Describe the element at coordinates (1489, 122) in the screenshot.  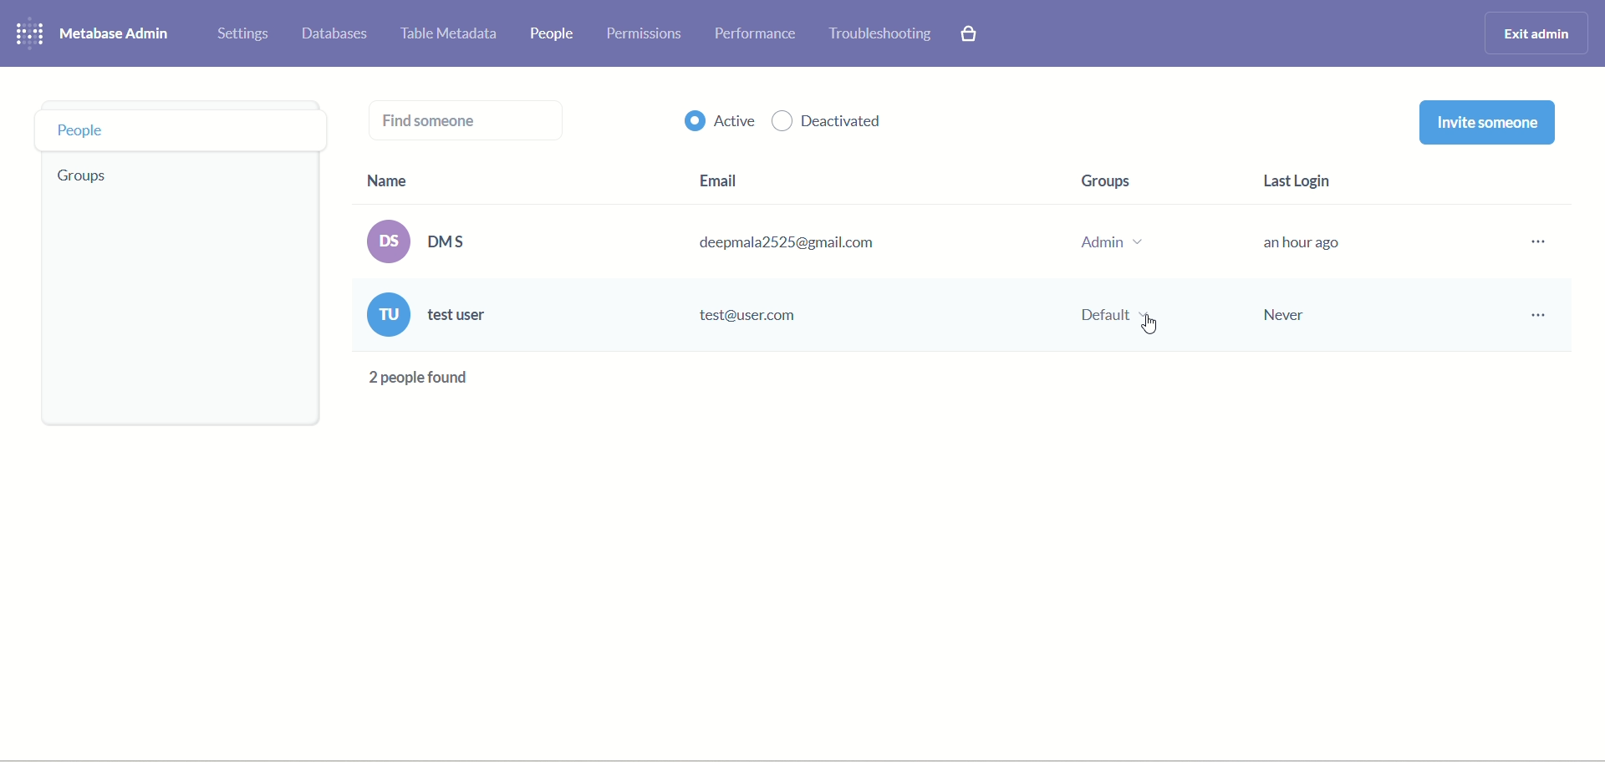
I see `invite someone` at that location.